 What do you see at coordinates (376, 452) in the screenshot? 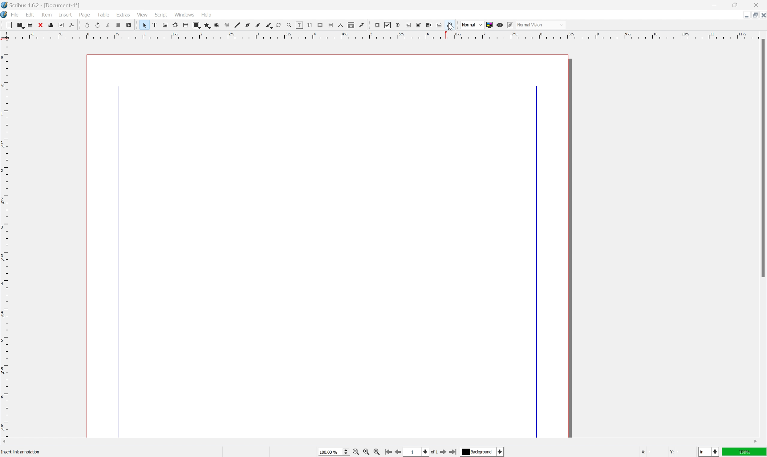
I see `zoom in` at bounding box center [376, 452].